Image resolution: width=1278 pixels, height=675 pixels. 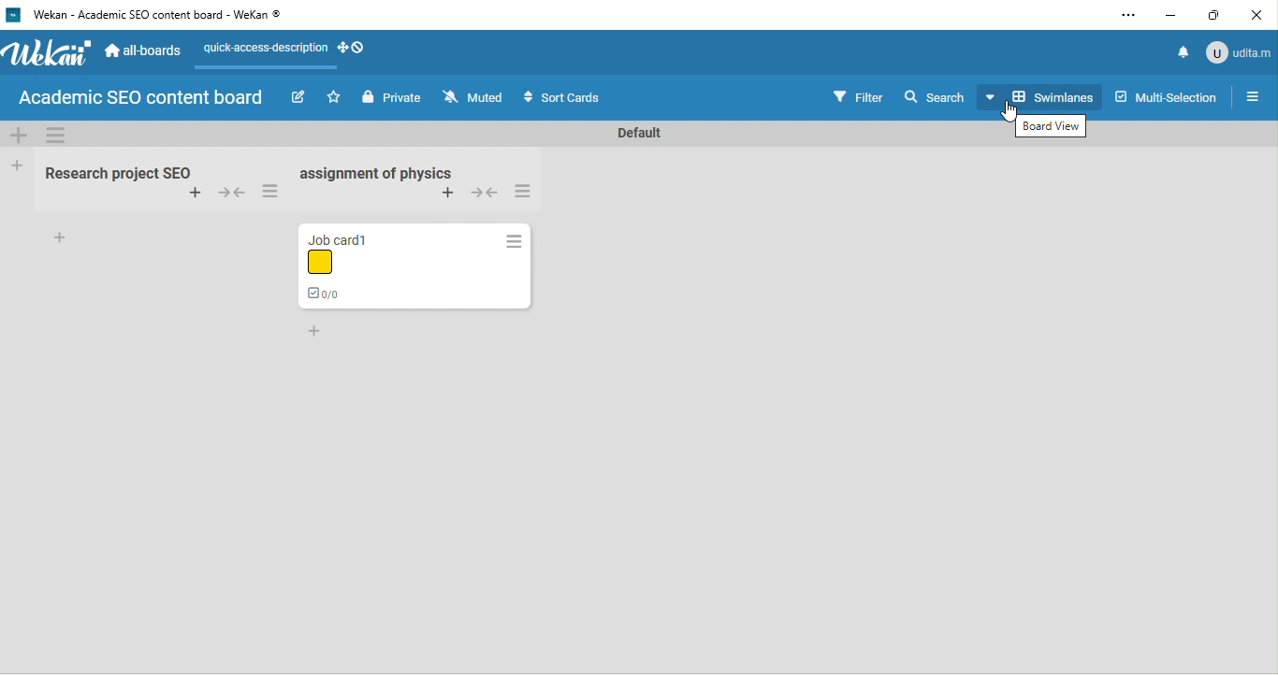 I want to click on click to star this board, so click(x=334, y=97).